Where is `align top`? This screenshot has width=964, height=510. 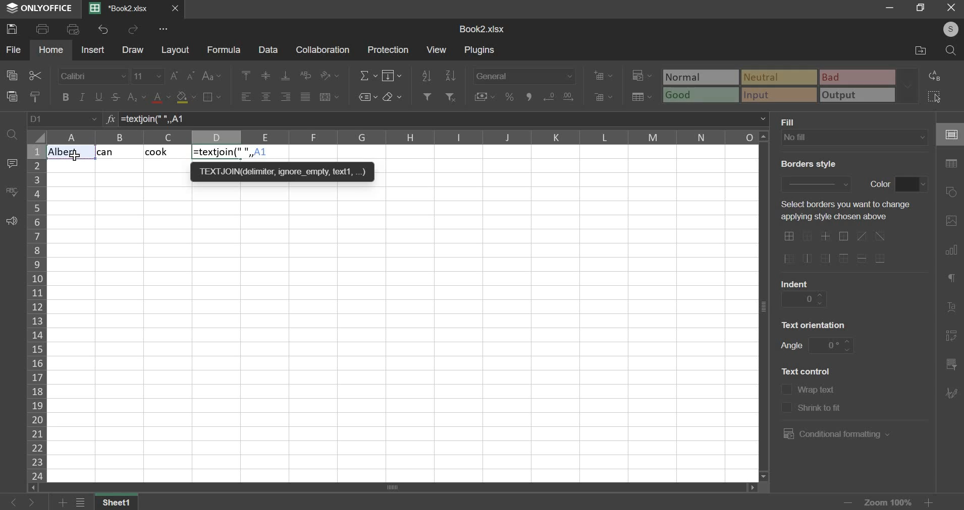
align top is located at coordinates (246, 76).